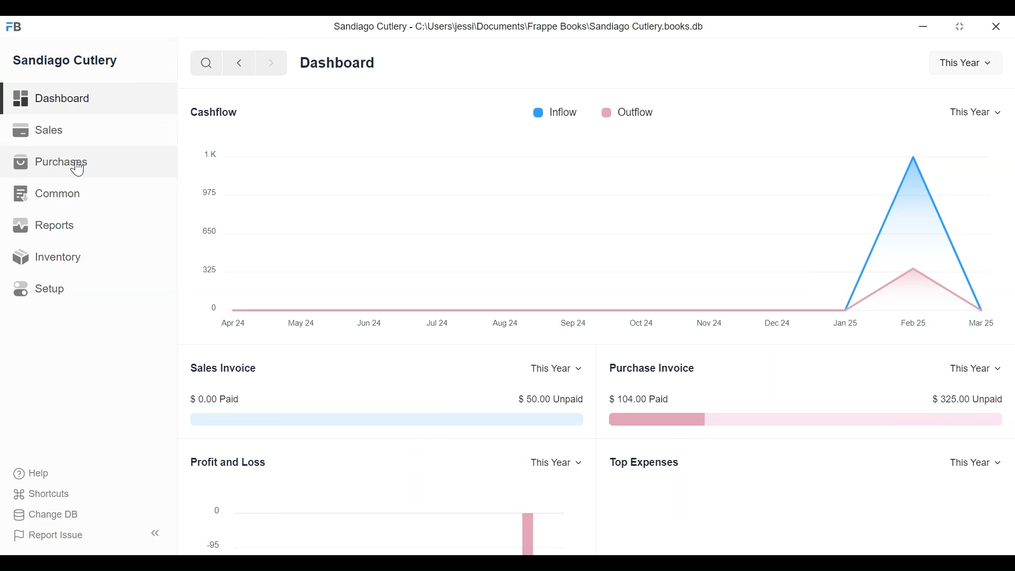 Image resolution: width=1015 pixels, height=571 pixels. What do you see at coordinates (42, 291) in the screenshot?
I see `Setup` at bounding box center [42, 291].